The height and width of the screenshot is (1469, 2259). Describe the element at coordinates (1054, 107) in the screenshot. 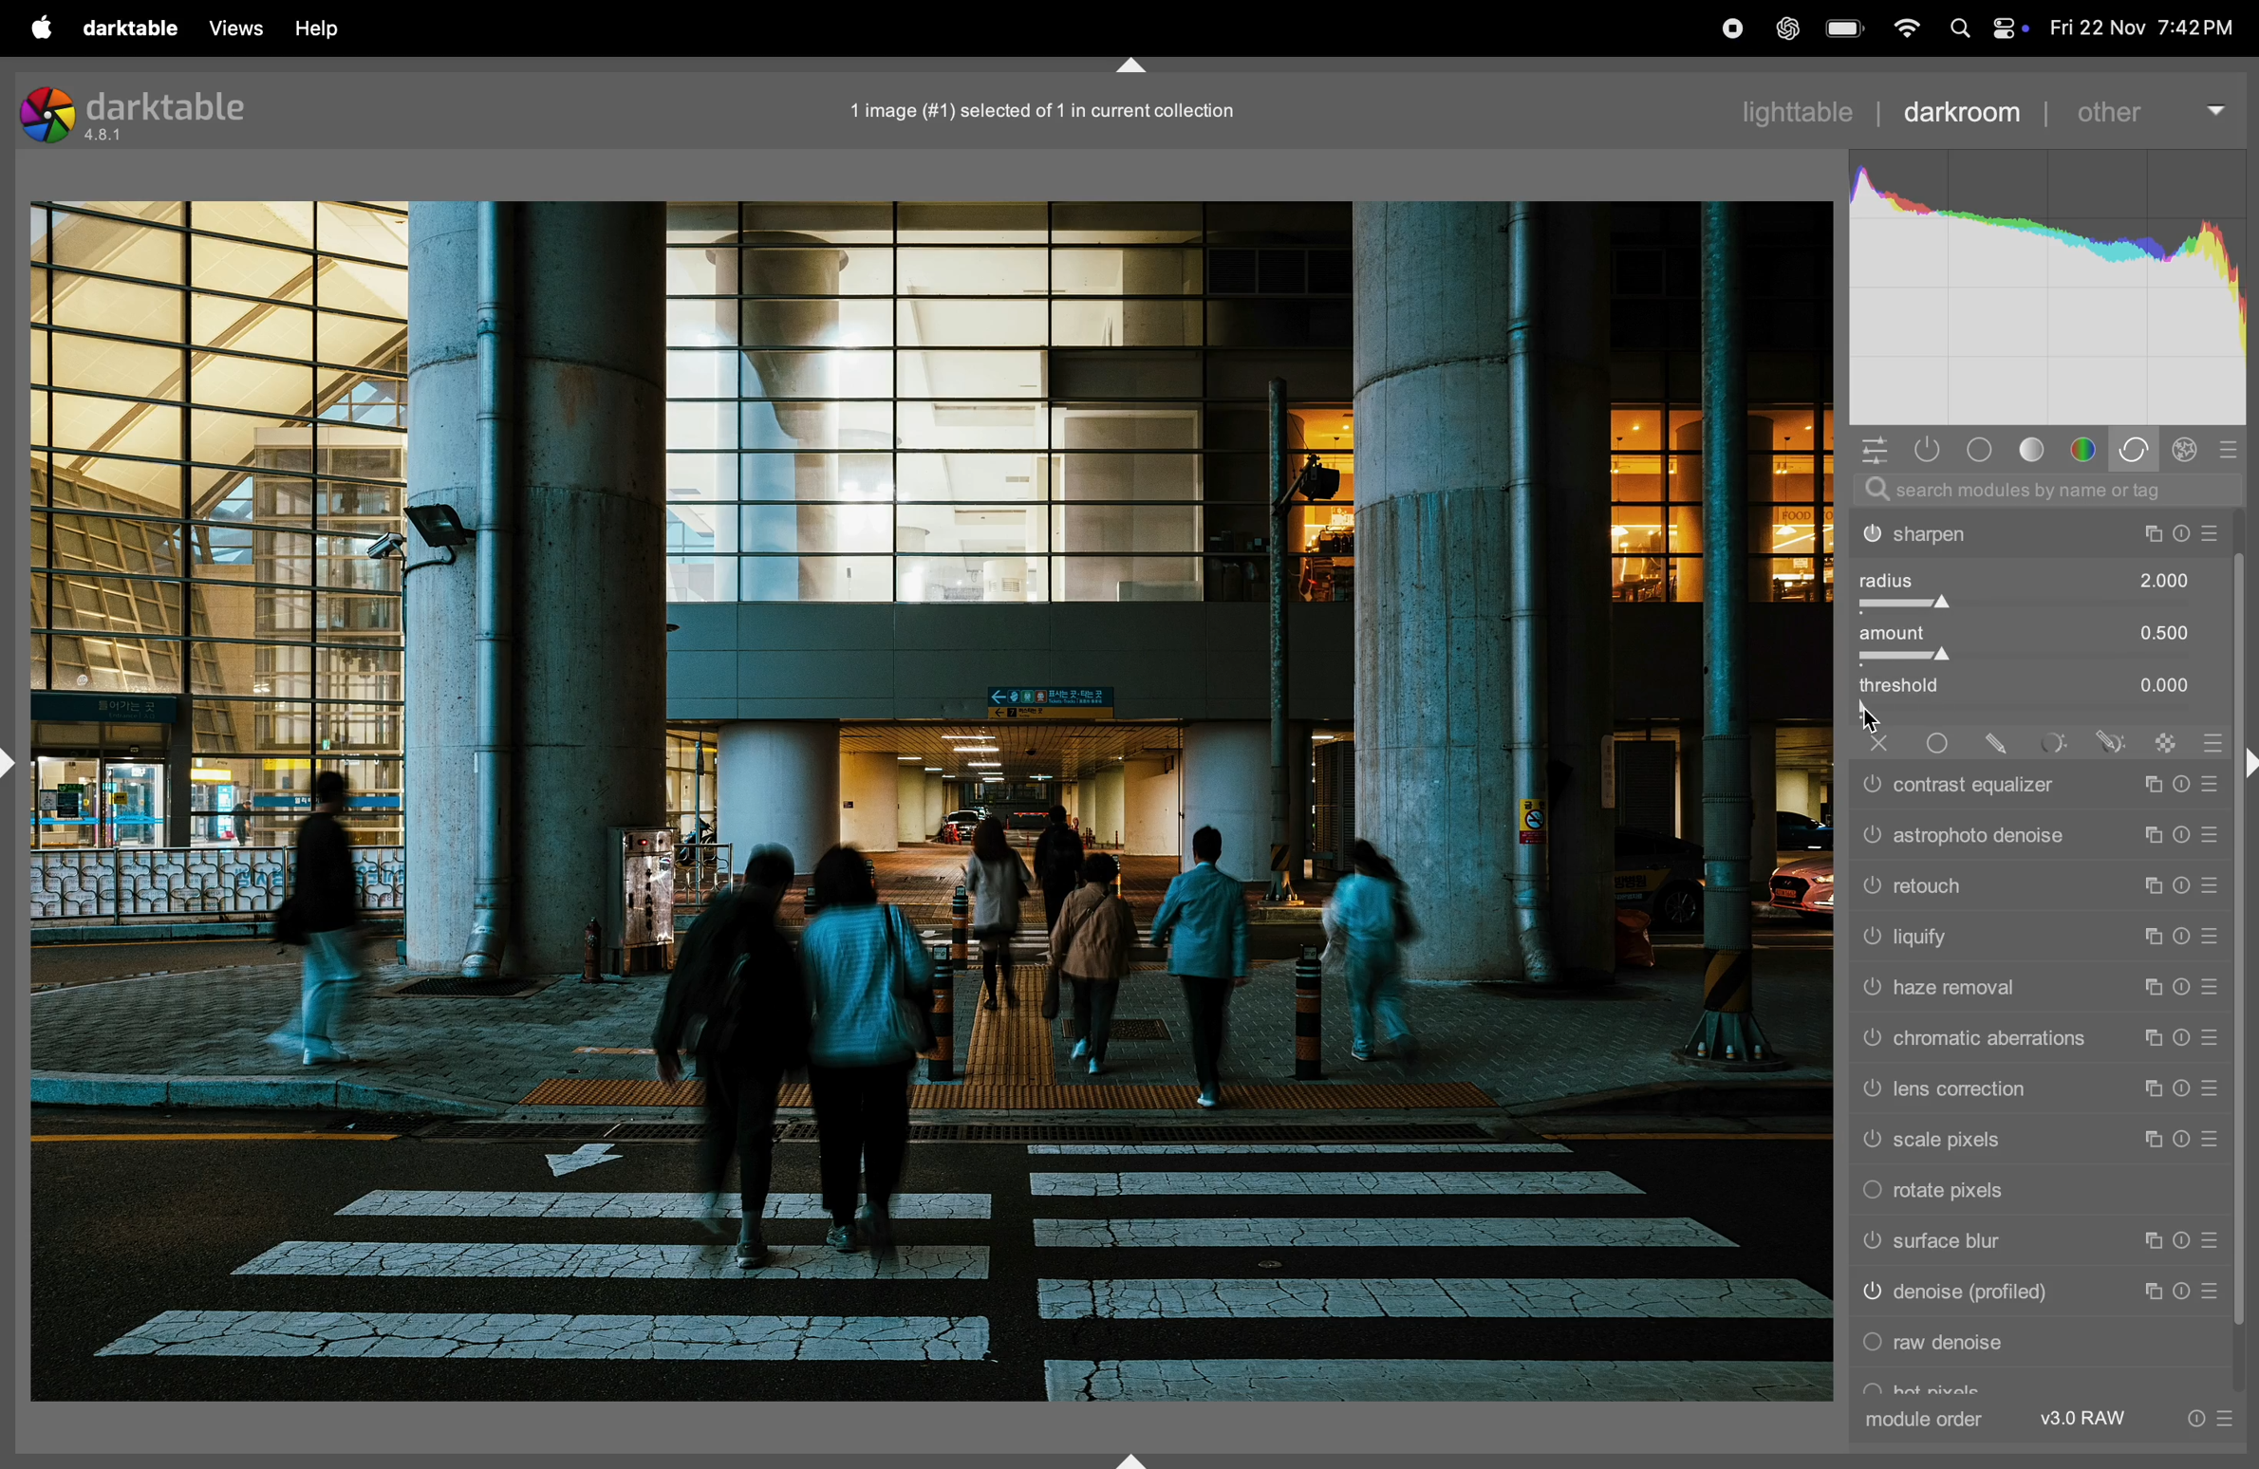

I see `1 image` at that location.